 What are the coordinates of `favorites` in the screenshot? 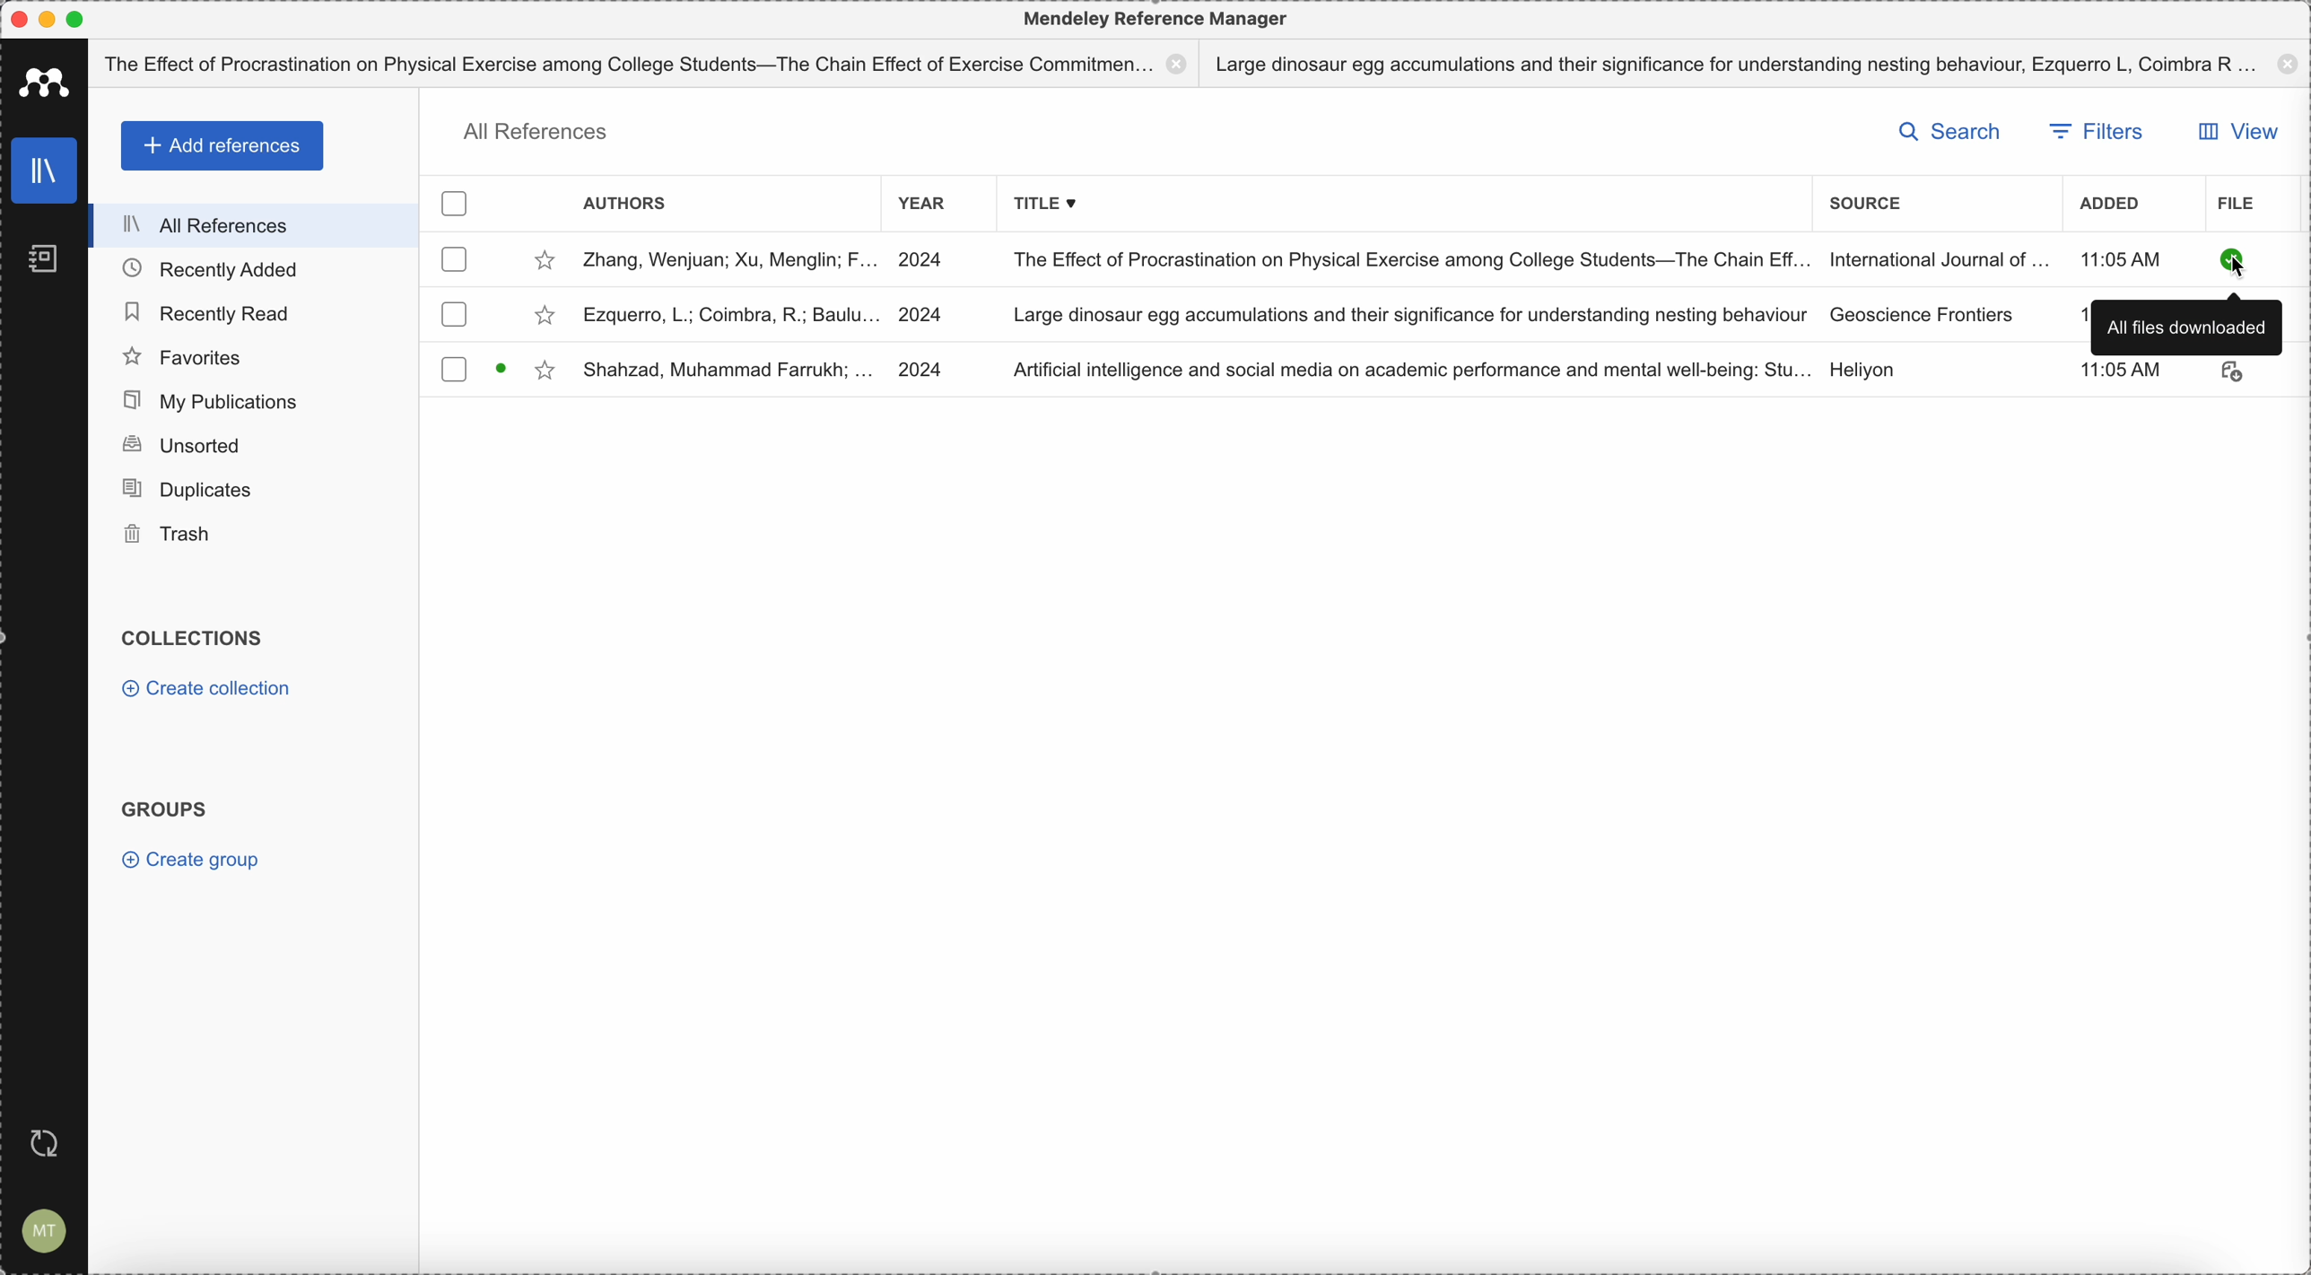 It's located at (187, 359).